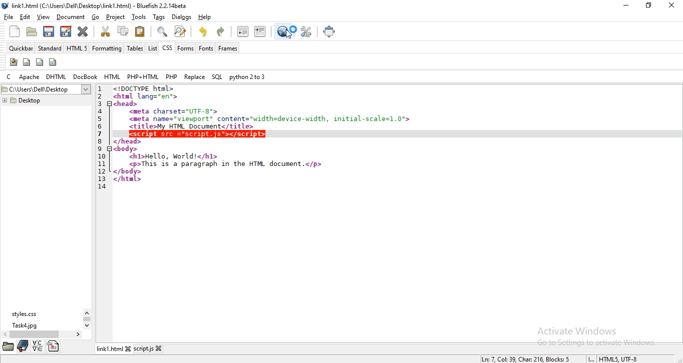 The height and width of the screenshot is (363, 683). I want to click on create stylesheet, so click(14, 62).